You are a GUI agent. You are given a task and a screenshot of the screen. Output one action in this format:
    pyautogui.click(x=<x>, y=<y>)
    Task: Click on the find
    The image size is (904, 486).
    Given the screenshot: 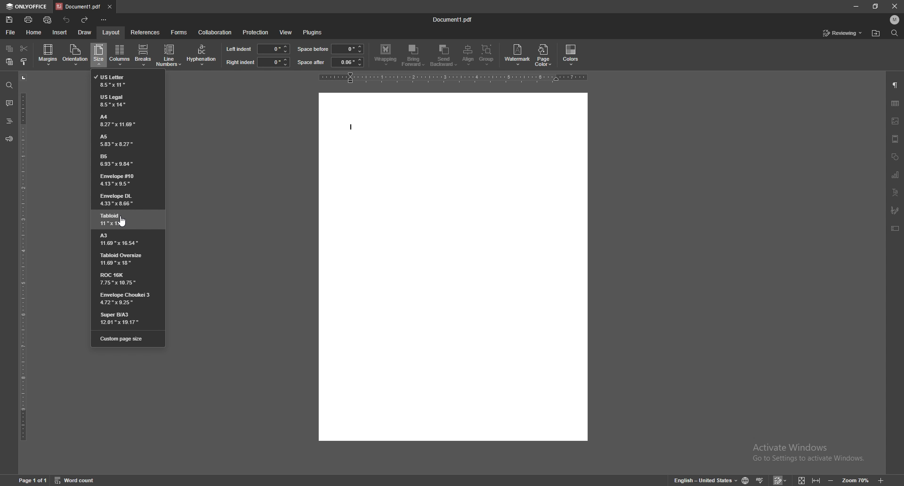 What is the action you would take?
    pyautogui.click(x=9, y=86)
    